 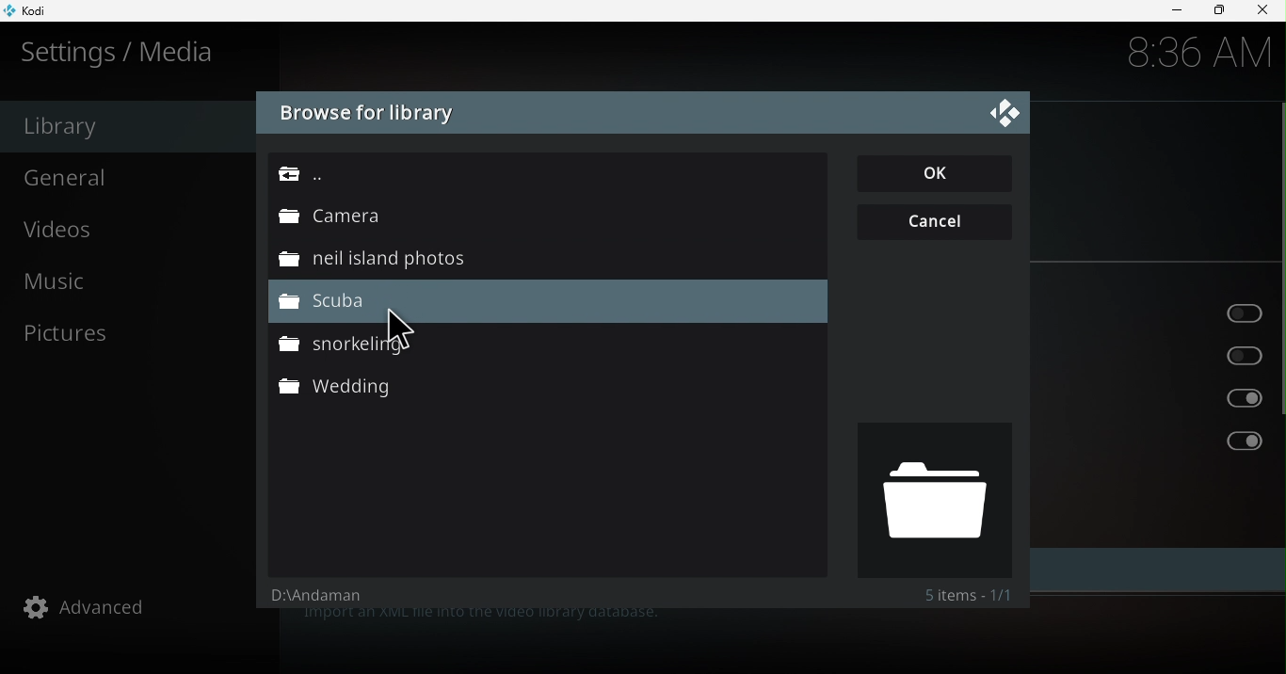 What do you see at coordinates (130, 285) in the screenshot?
I see `Music` at bounding box center [130, 285].